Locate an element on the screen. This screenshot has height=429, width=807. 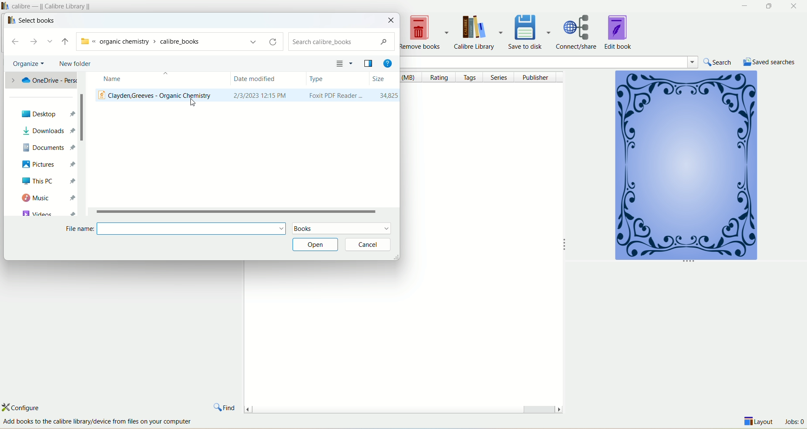
pictures is located at coordinates (43, 164).